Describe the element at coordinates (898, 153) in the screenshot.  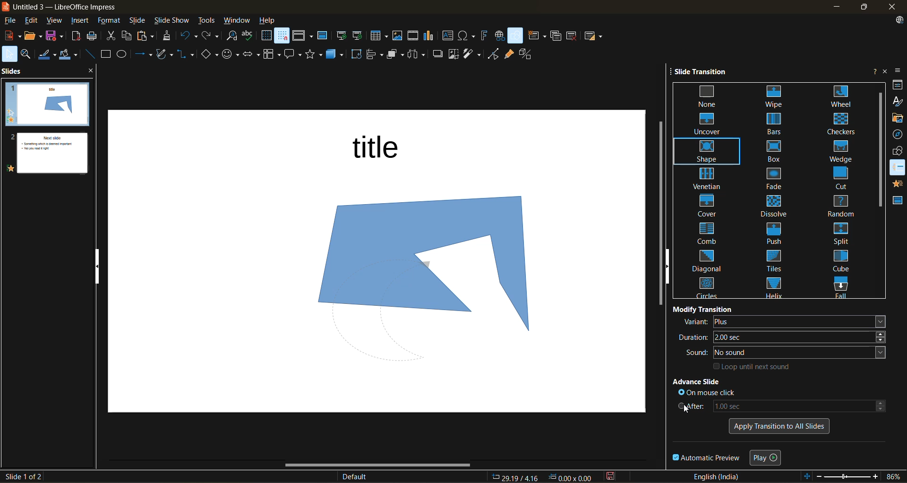
I see `shapes` at that location.